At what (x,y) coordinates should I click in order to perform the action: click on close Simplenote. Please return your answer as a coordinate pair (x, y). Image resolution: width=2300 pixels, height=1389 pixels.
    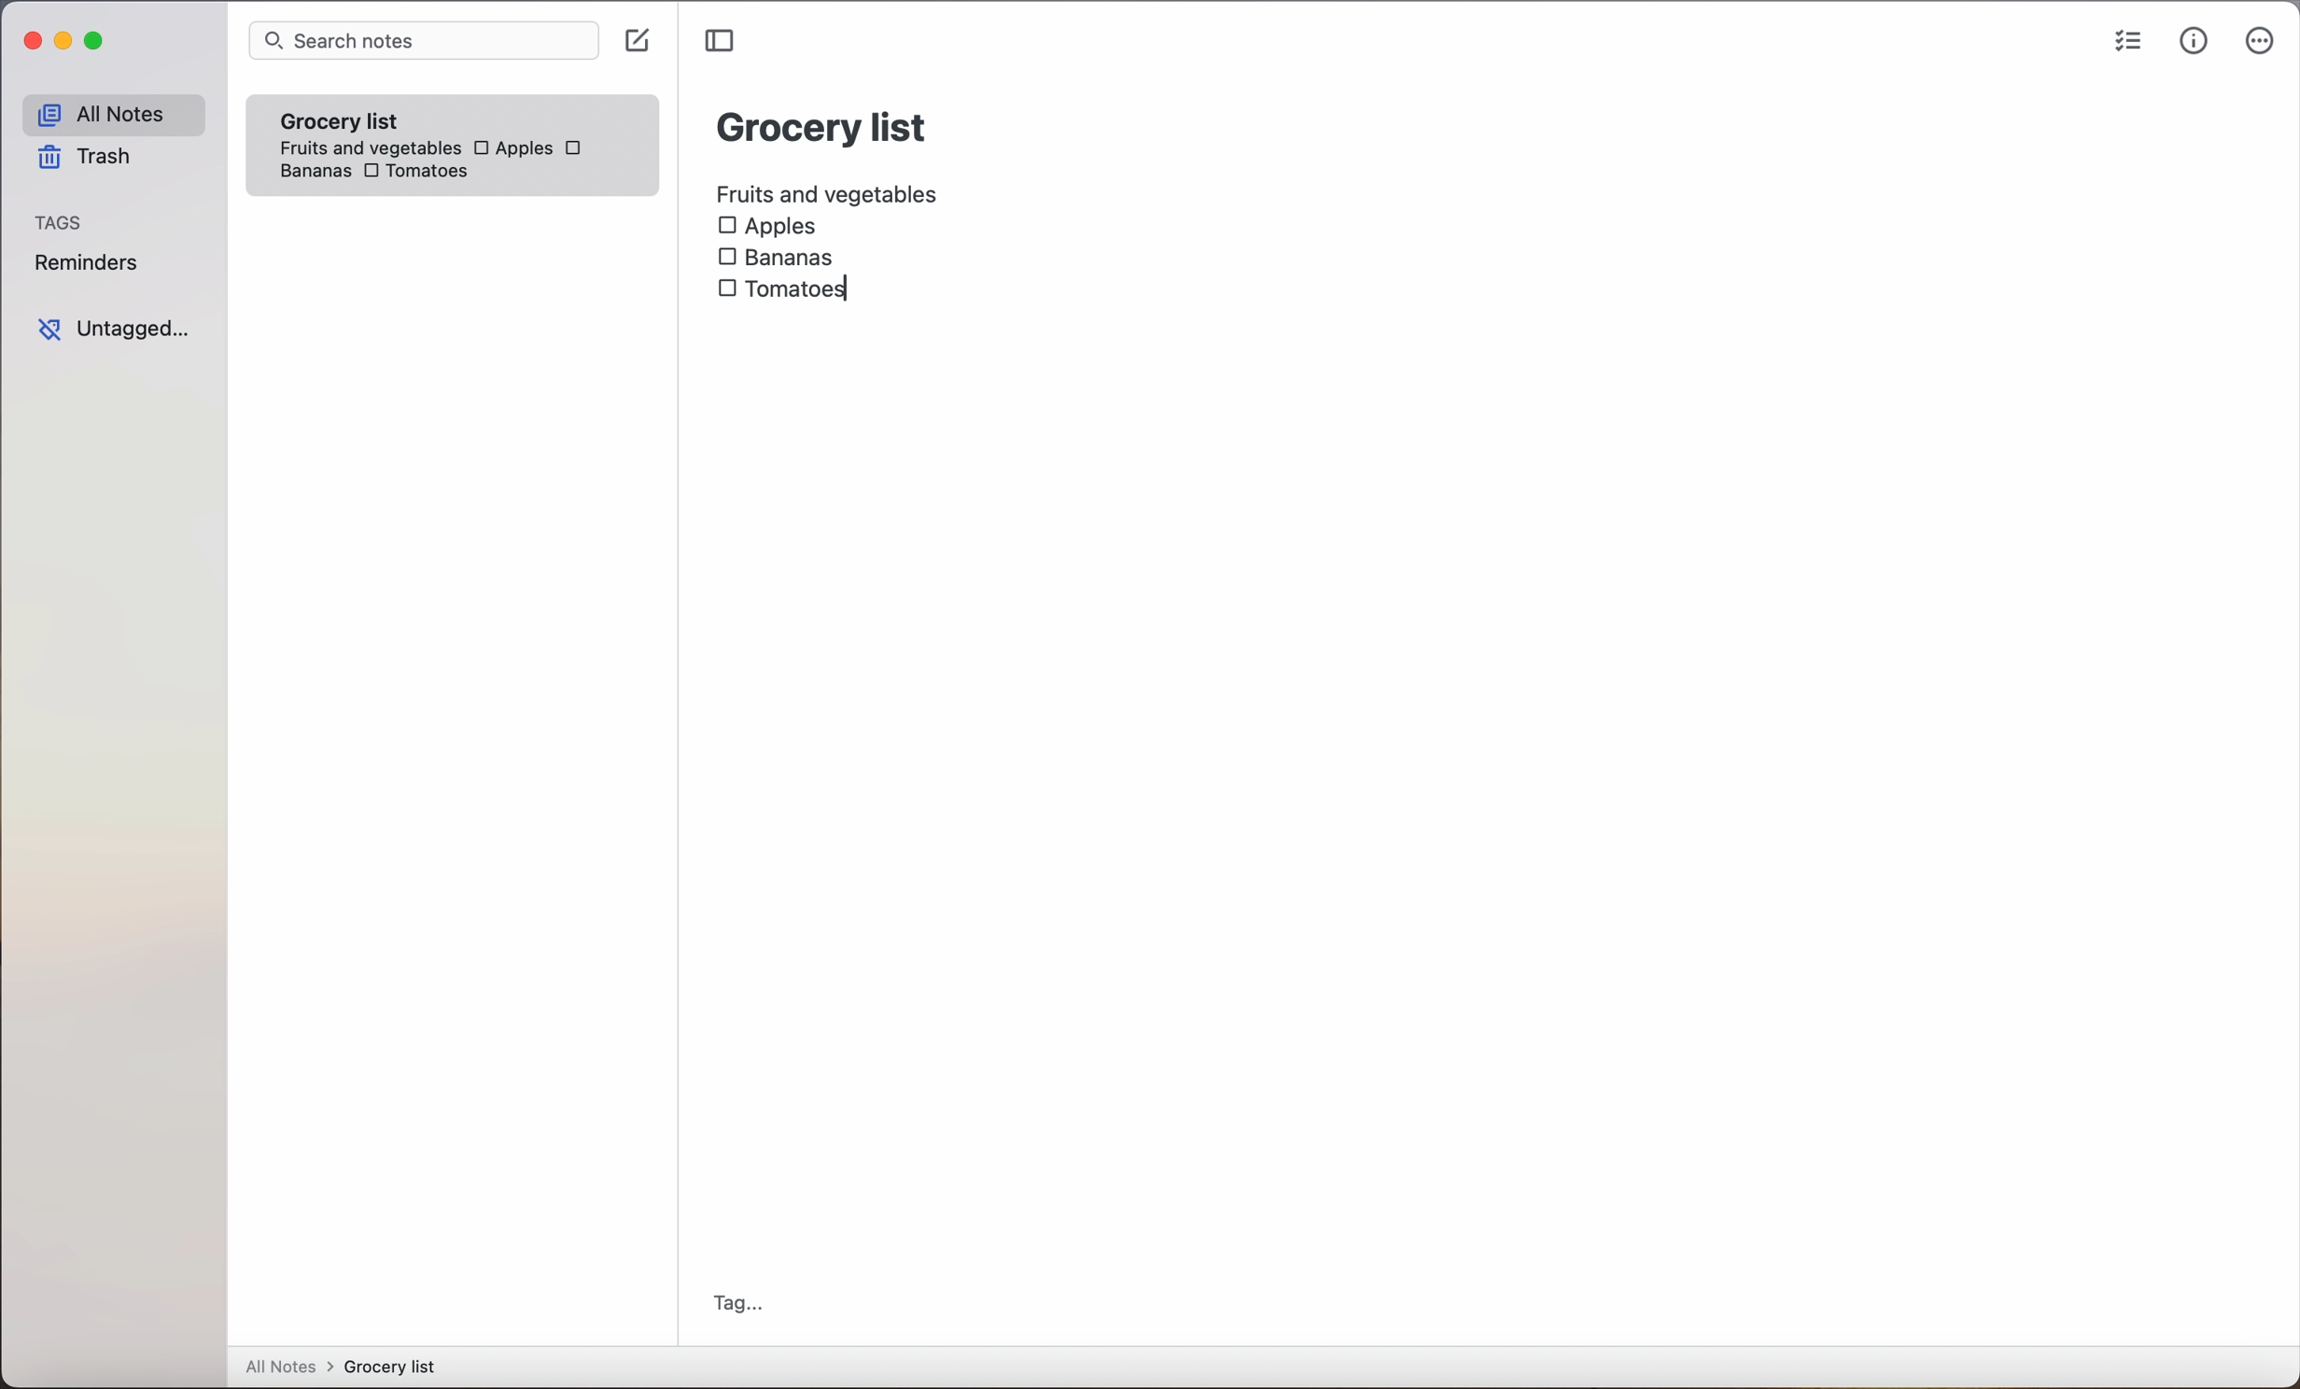
    Looking at the image, I should click on (32, 42).